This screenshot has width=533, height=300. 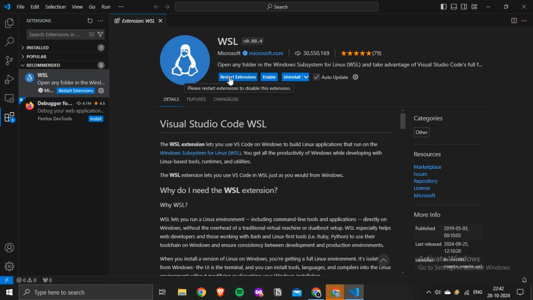 What do you see at coordinates (463, 267) in the screenshot?
I see `remote, remote -wsl` at bounding box center [463, 267].